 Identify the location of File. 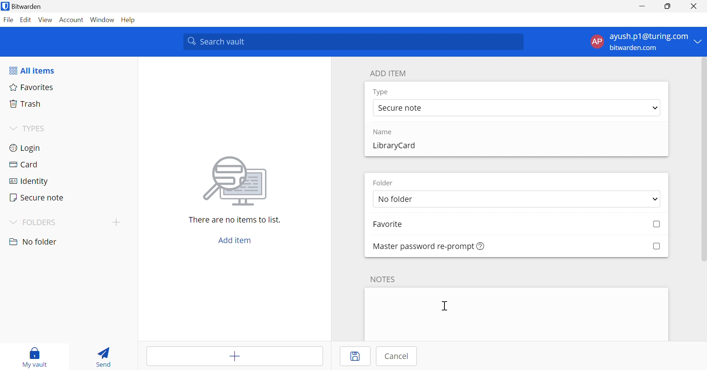
(8, 20).